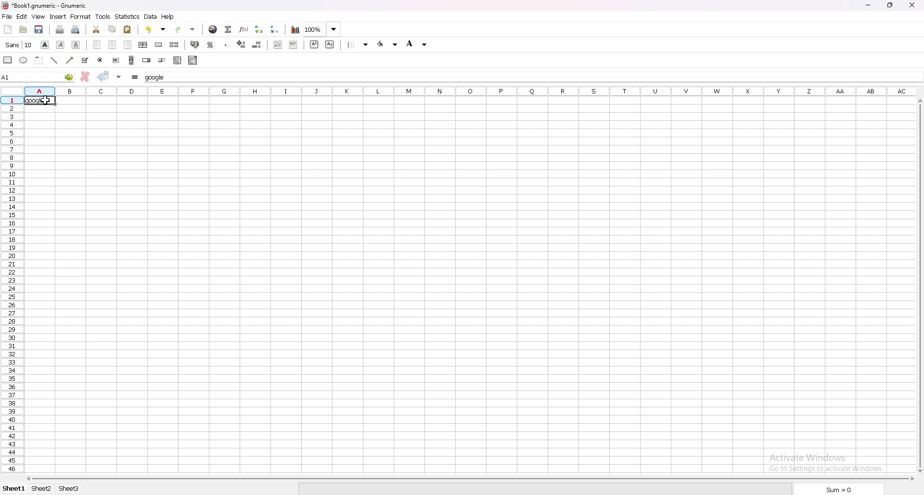  Describe the element at coordinates (162, 60) in the screenshot. I see `slider` at that location.